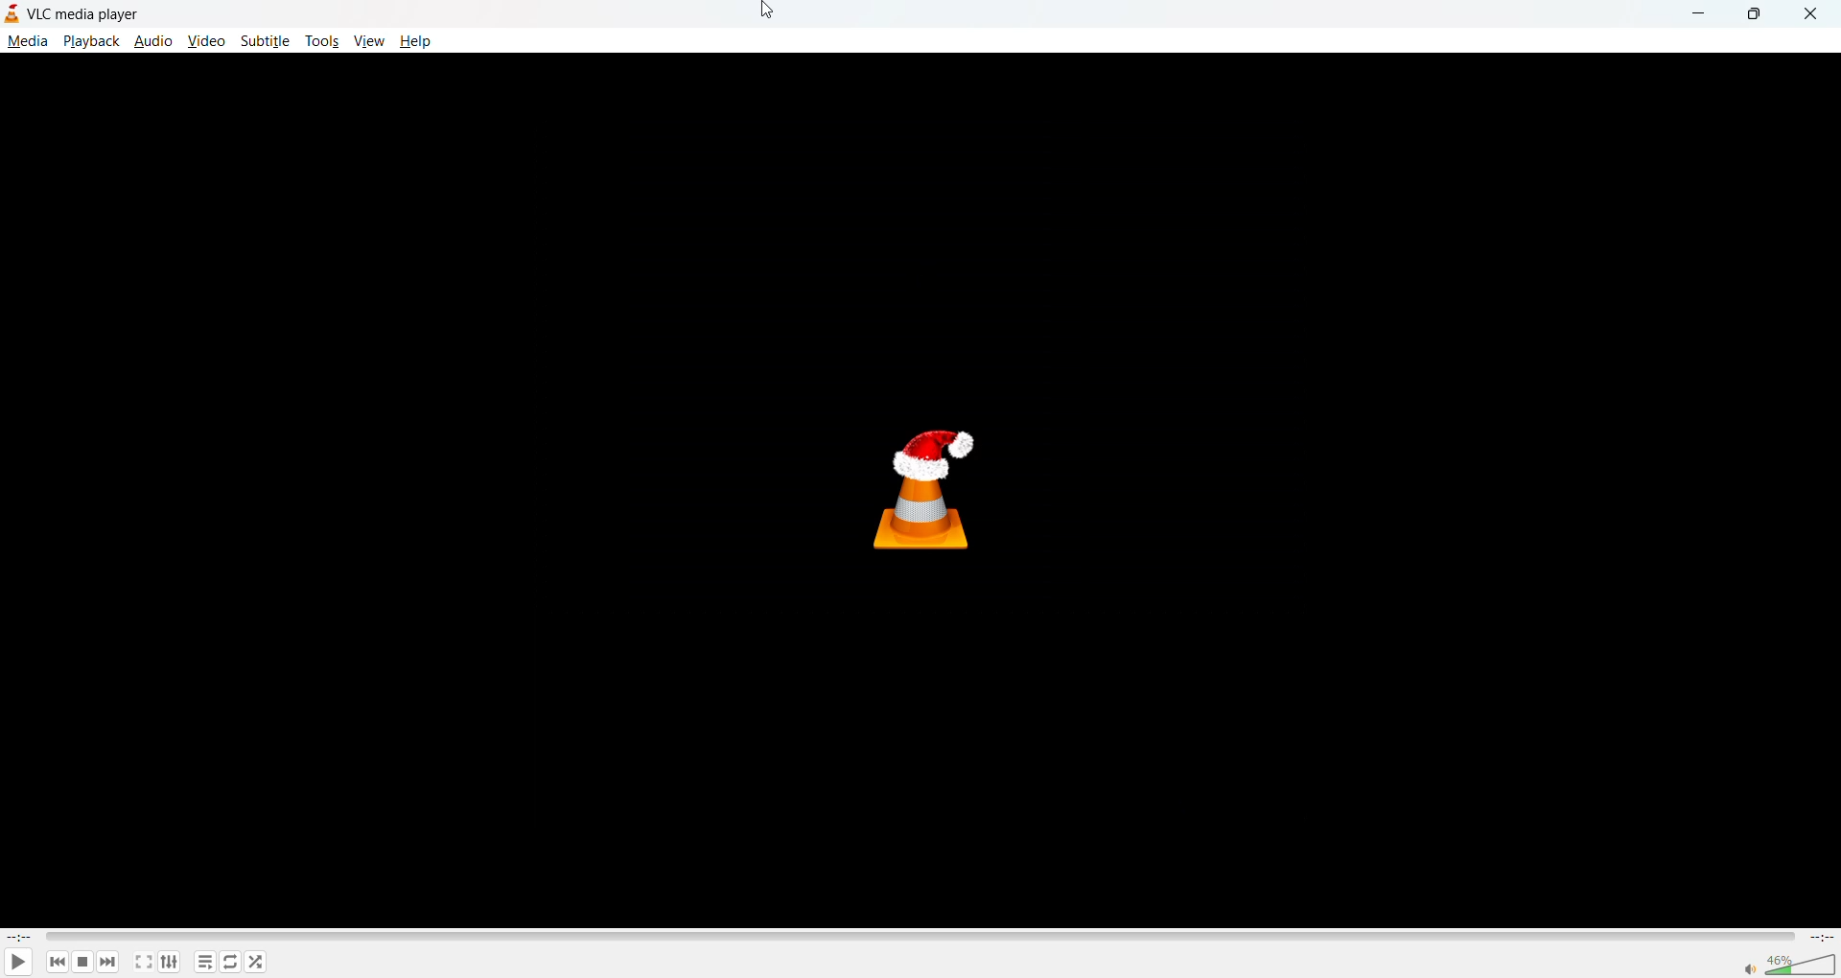 The height and width of the screenshot is (978, 1841). I want to click on minimize, so click(1701, 12).